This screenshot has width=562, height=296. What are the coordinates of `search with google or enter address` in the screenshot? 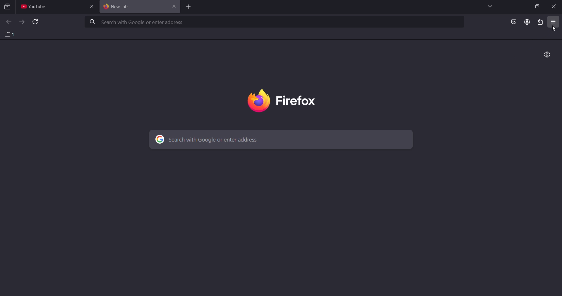 It's located at (275, 21).